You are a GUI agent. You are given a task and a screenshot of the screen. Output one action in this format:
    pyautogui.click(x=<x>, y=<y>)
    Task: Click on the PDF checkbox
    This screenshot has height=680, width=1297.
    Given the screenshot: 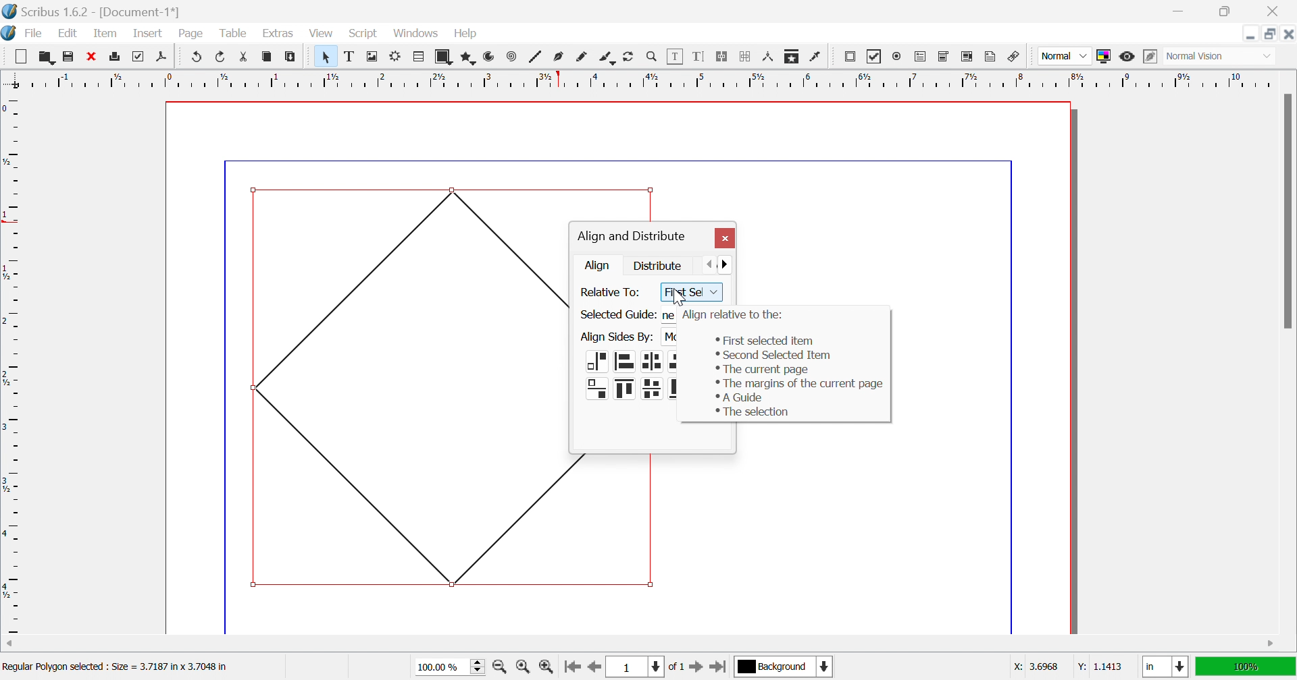 What is the action you would take?
    pyautogui.click(x=874, y=57)
    